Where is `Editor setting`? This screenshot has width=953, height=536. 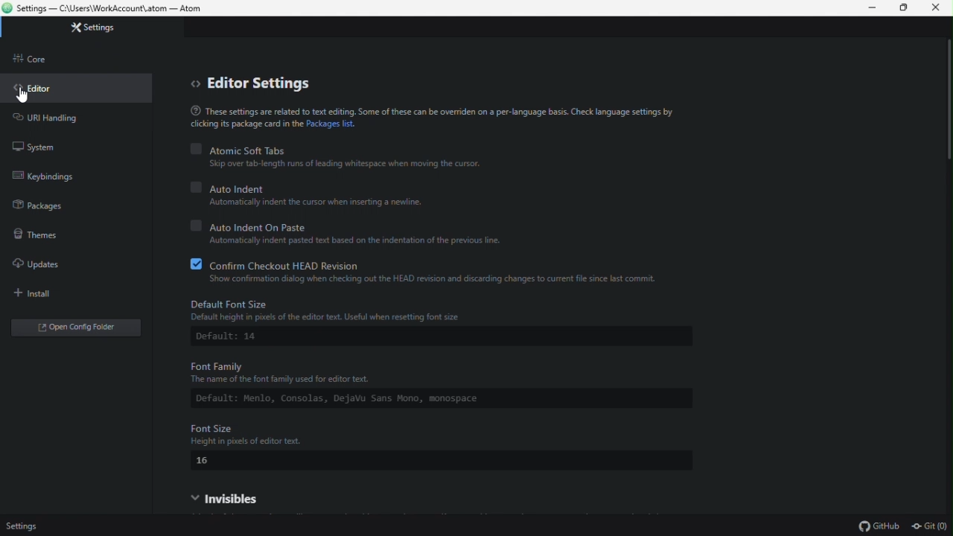
Editor setting is located at coordinates (255, 83).